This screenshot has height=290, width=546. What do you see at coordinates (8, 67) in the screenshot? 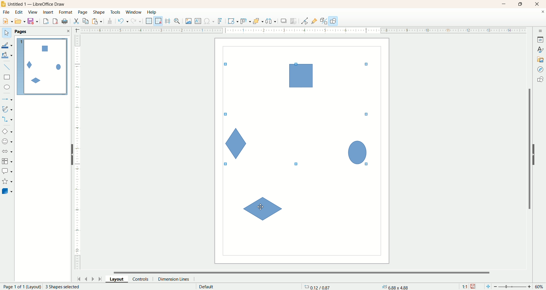
I see `insert line` at bounding box center [8, 67].